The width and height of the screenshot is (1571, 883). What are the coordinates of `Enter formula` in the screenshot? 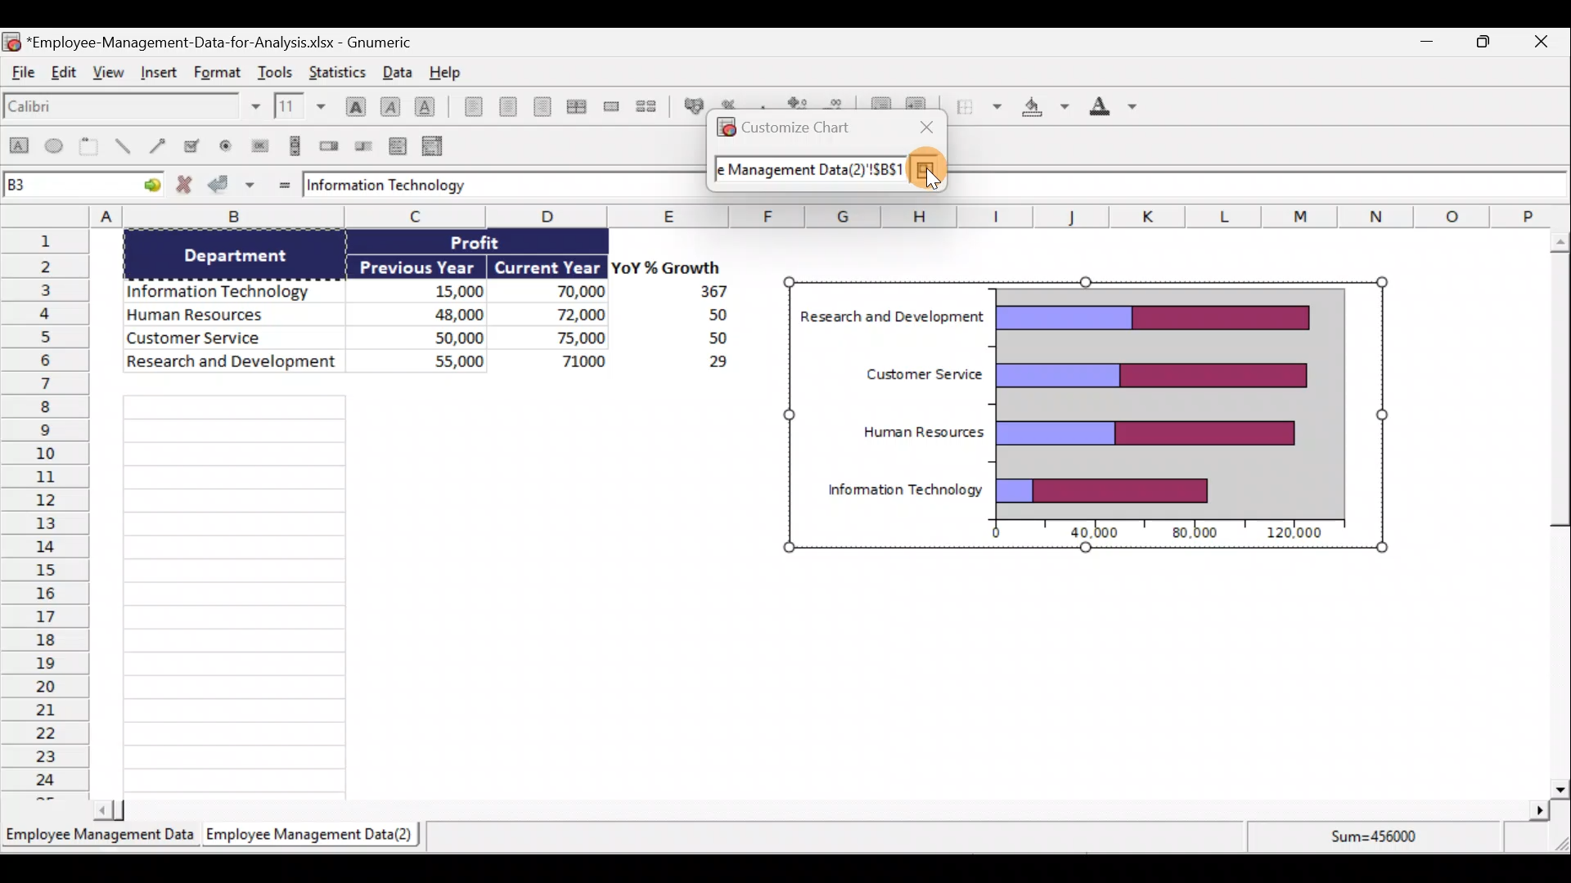 It's located at (284, 184).